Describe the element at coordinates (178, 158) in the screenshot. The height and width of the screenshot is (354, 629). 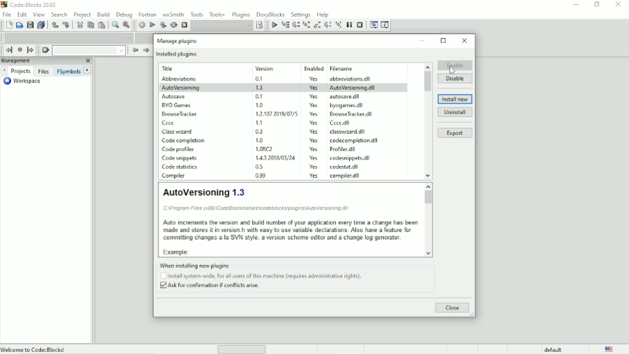
I see `plugin ` at that location.